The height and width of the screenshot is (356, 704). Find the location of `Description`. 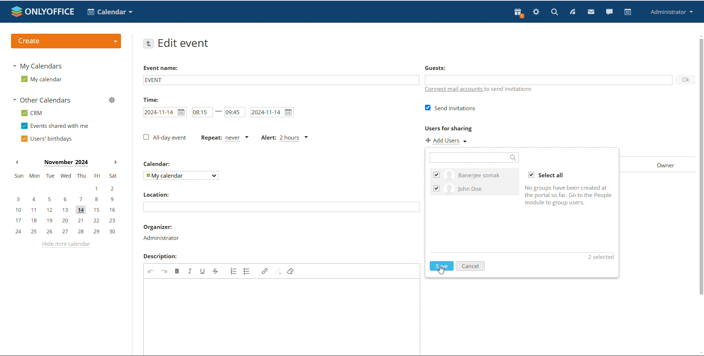

Description is located at coordinates (160, 256).